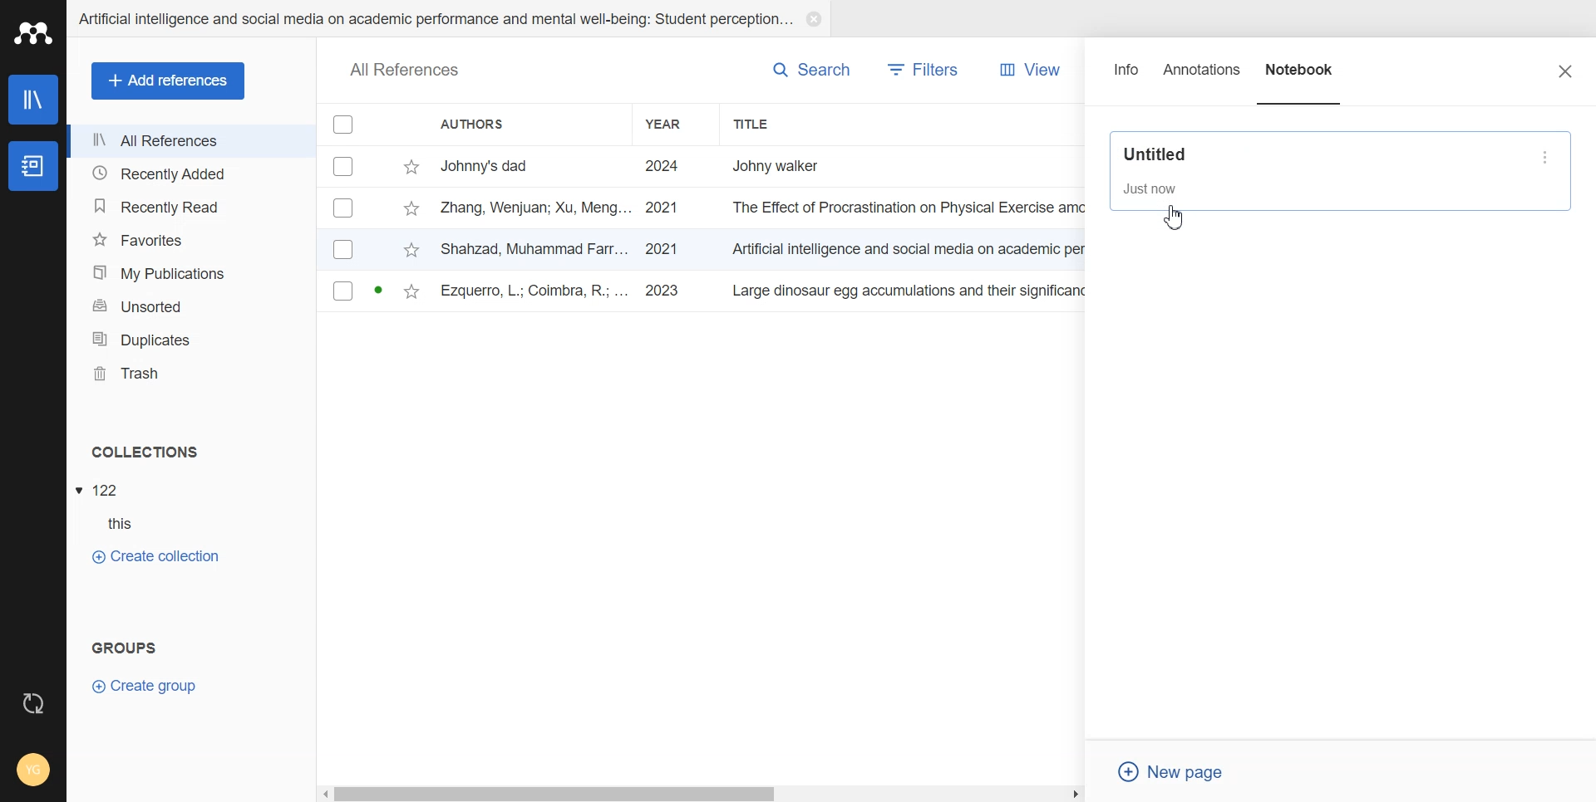 The height and width of the screenshot is (802, 1596). I want to click on Checkbox, so click(344, 248).